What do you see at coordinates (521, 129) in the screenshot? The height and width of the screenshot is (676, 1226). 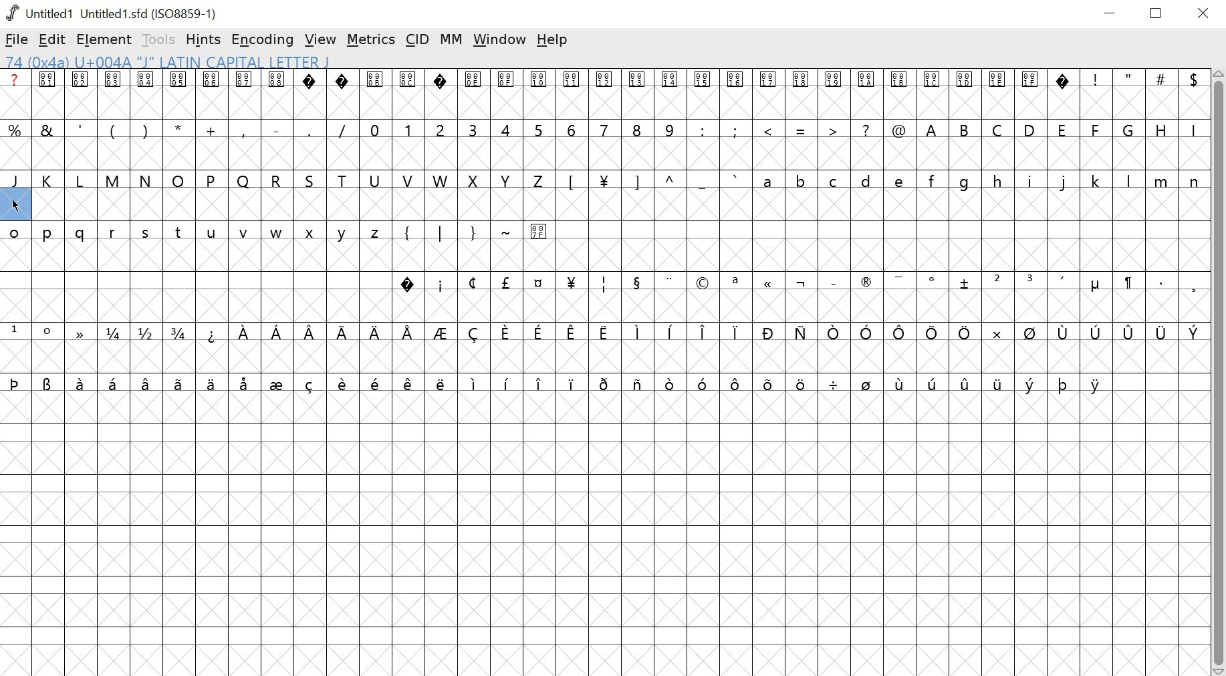 I see `numbers` at bounding box center [521, 129].